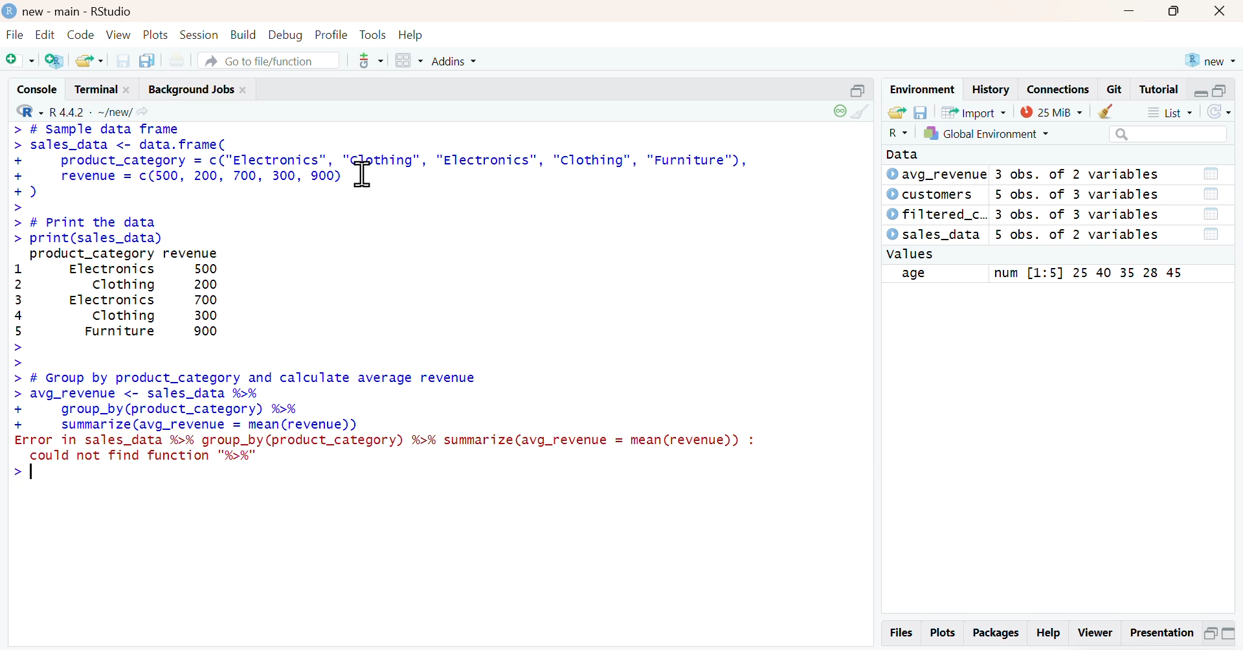 This screenshot has height=650, width=1243. I want to click on Help, so click(412, 35).